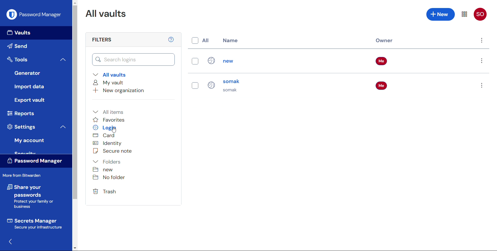 This screenshot has width=497, height=251. I want to click on Options, so click(481, 85).